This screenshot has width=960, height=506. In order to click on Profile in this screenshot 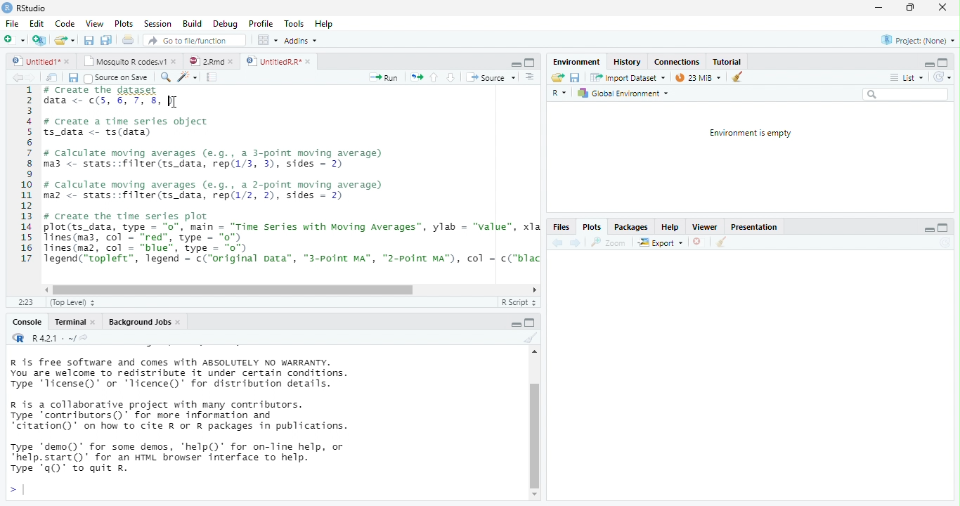, I will do `click(261, 24)`.